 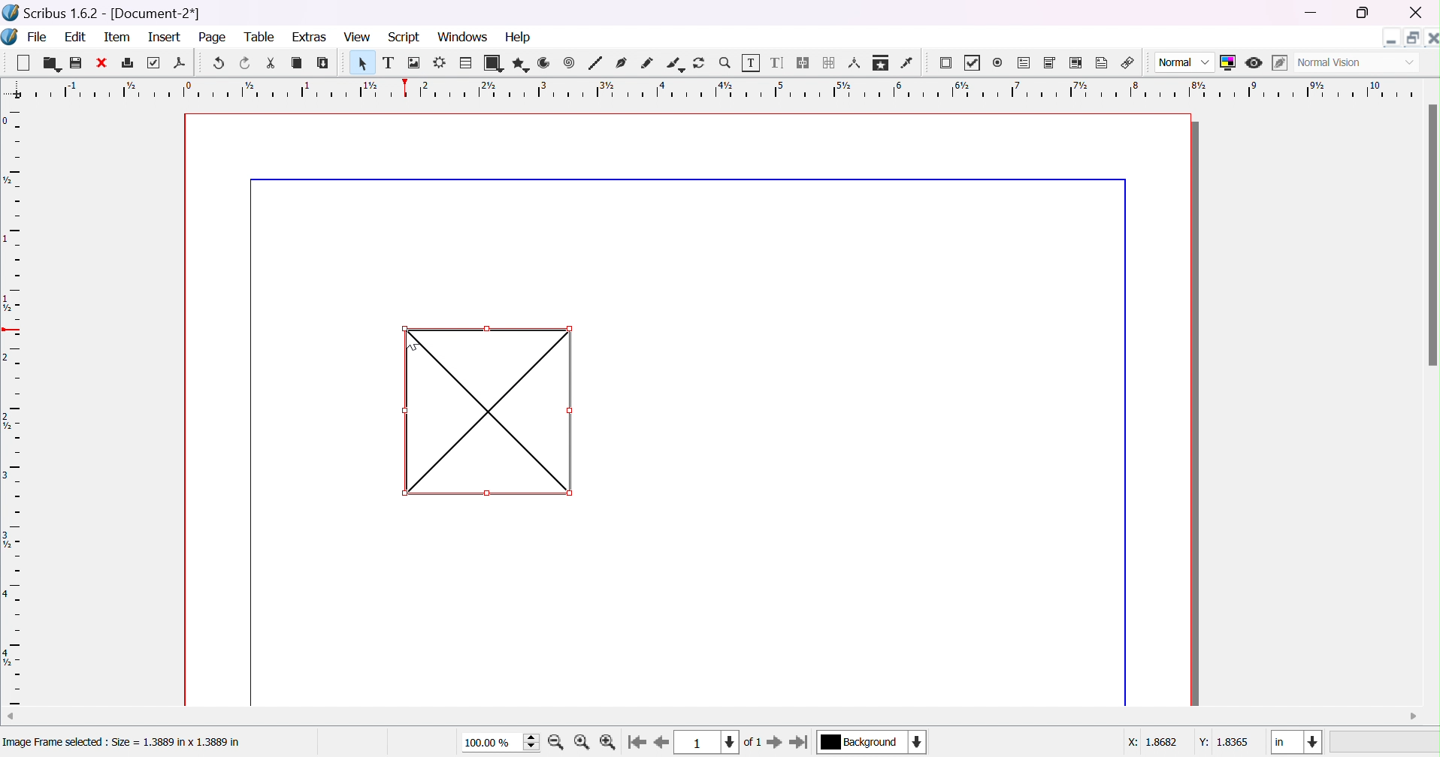 What do you see at coordinates (1431, 36) in the screenshot?
I see `close` at bounding box center [1431, 36].